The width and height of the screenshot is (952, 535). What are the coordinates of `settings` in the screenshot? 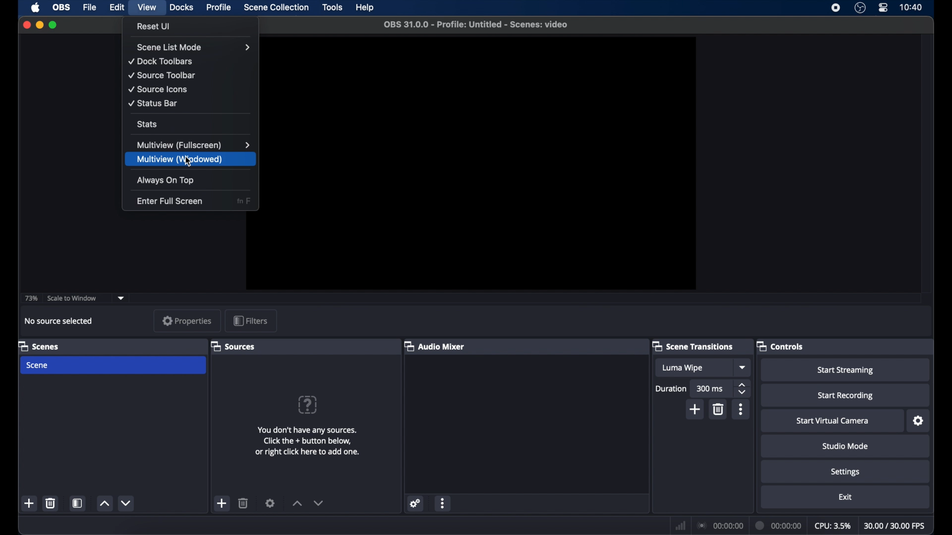 It's located at (416, 503).